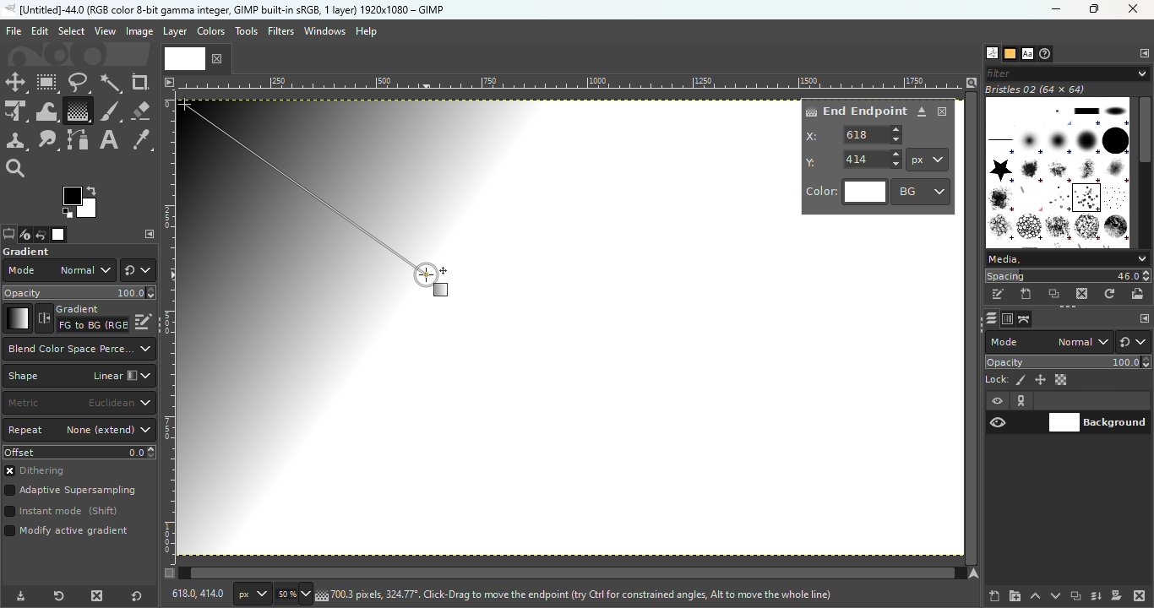 The height and width of the screenshot is (608, 1154). What do you see at coordinates (1068, 276) in the screenshot?
I see `Spacing` at bounding box center [1068, 276].